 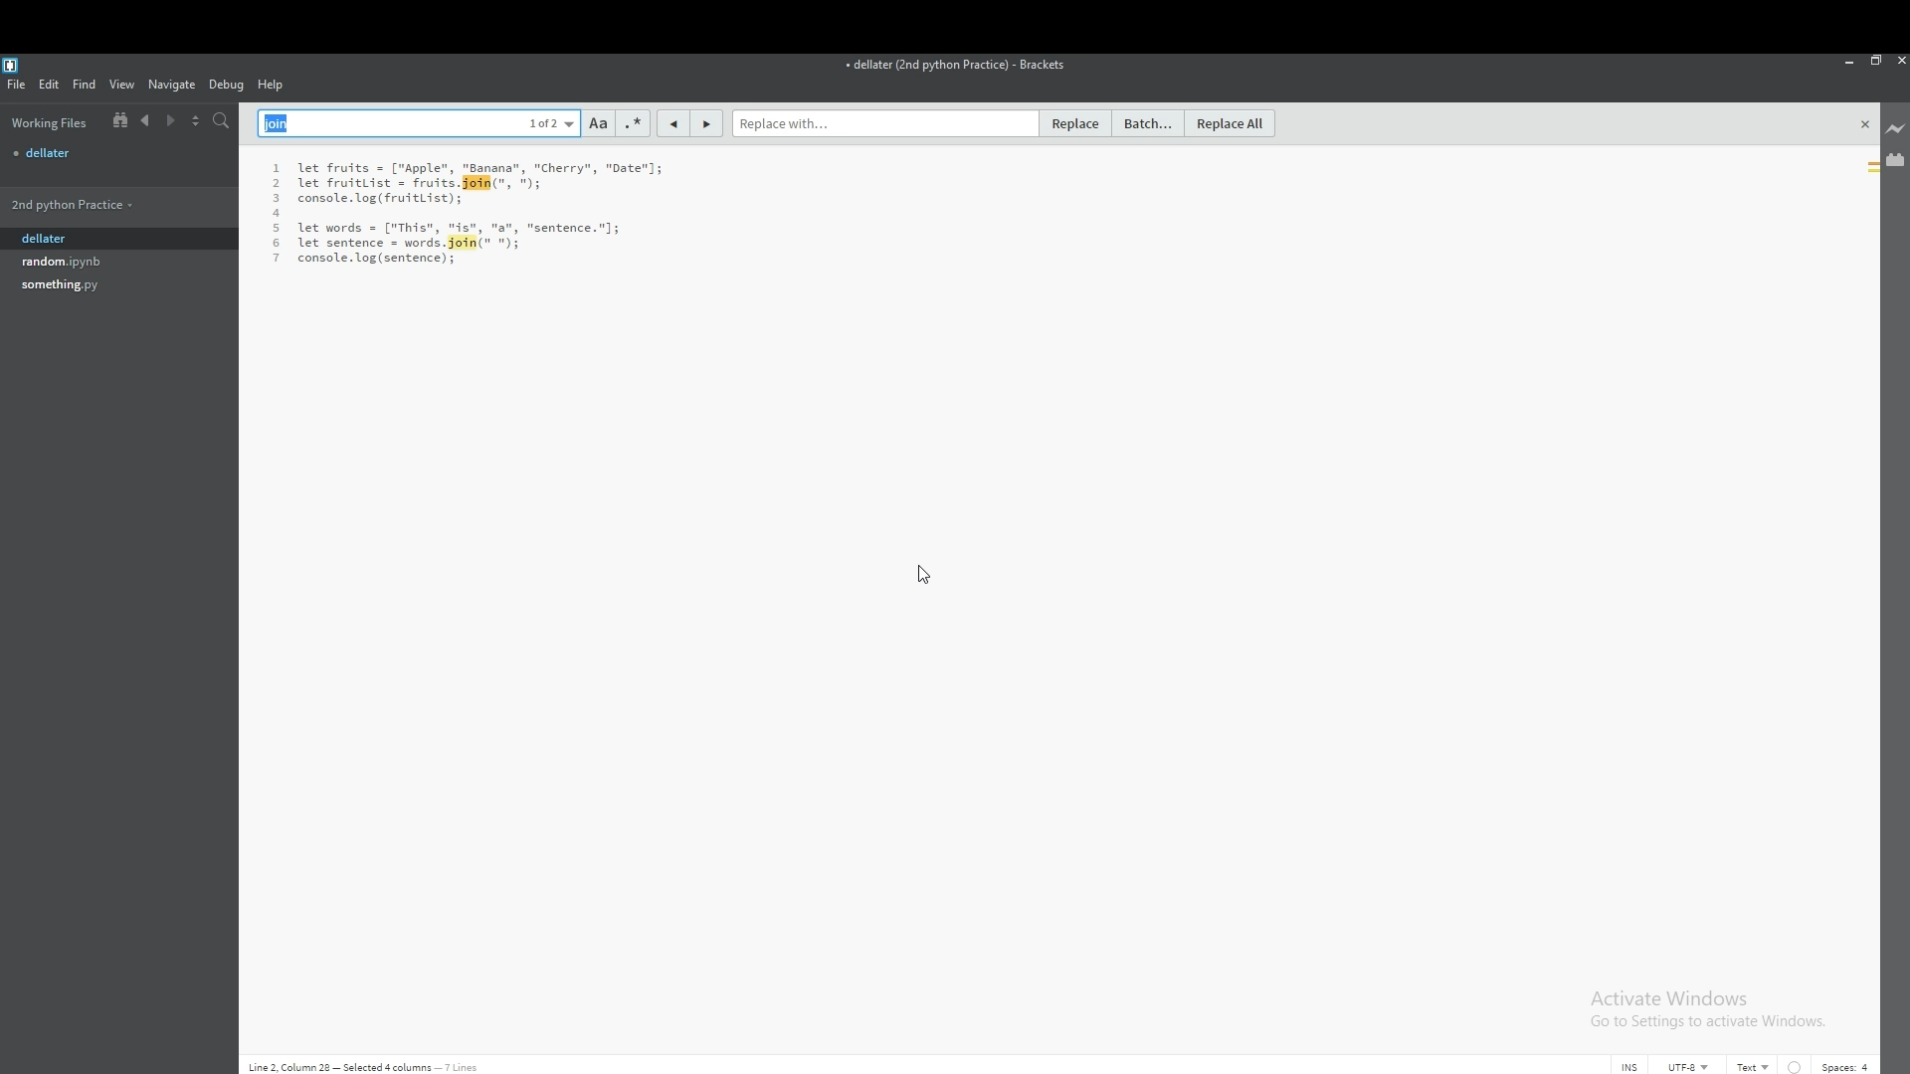 I want to click on file, so click(x=94, y=261).